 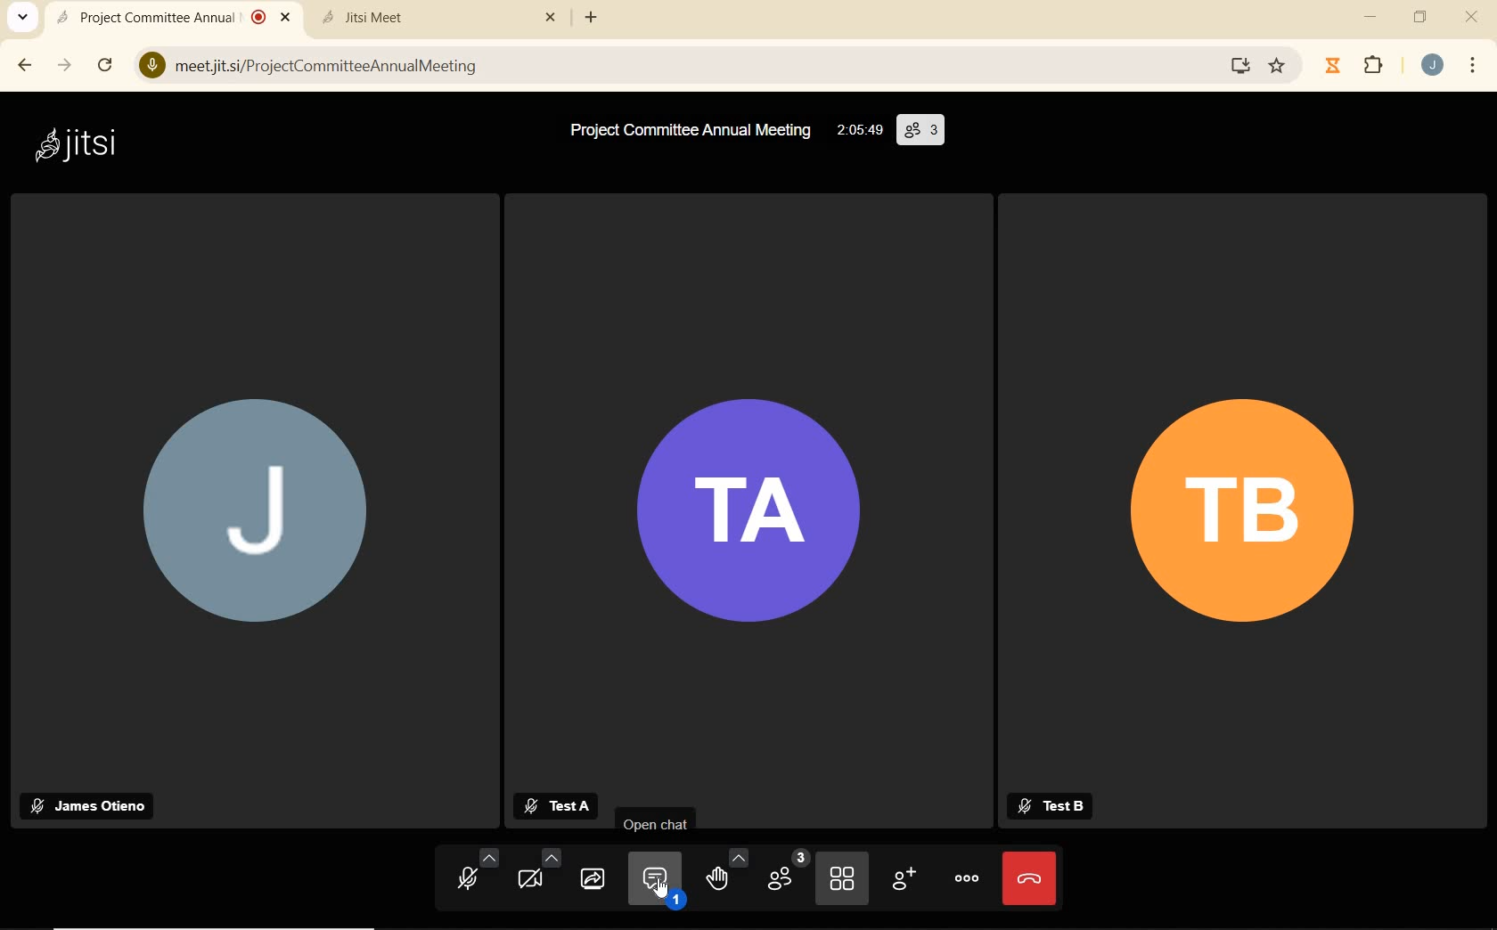 I want to click on Project Committee Annual Meeting, so click(x=678, y=131).